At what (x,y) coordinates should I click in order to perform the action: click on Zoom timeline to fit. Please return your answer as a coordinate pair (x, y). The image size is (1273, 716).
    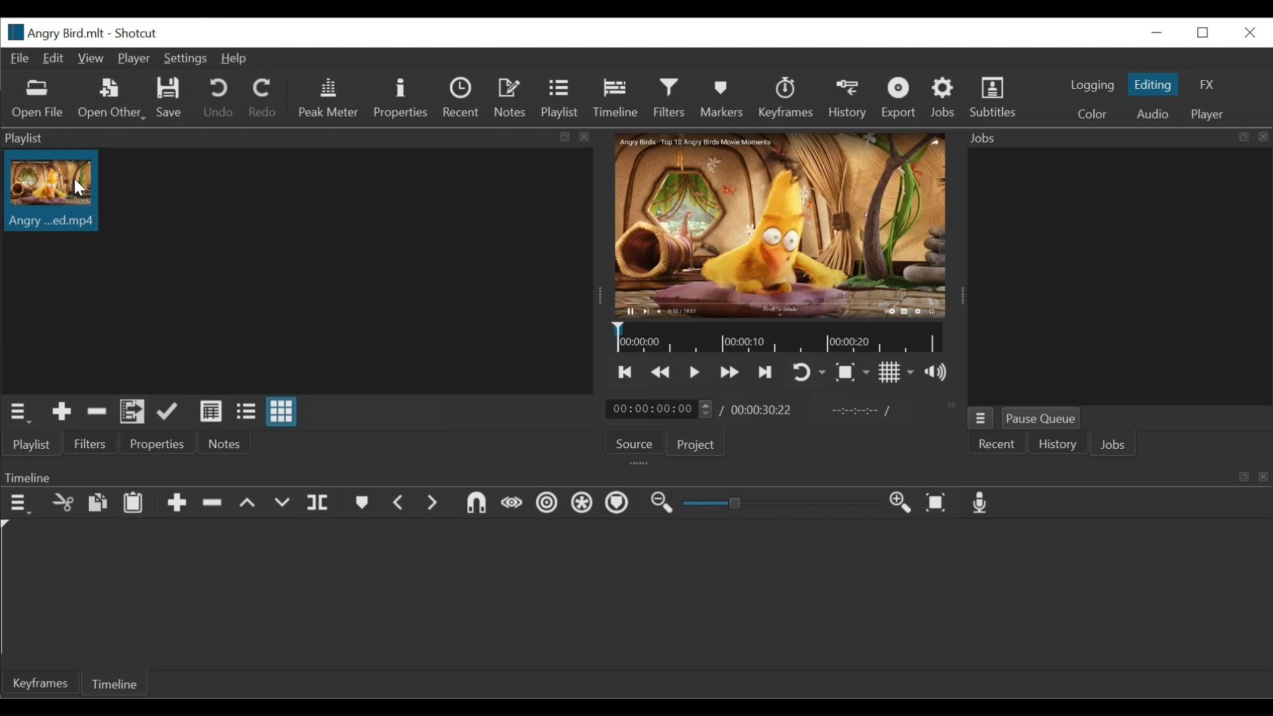
    Looking at the image, I should click on (937, 504).